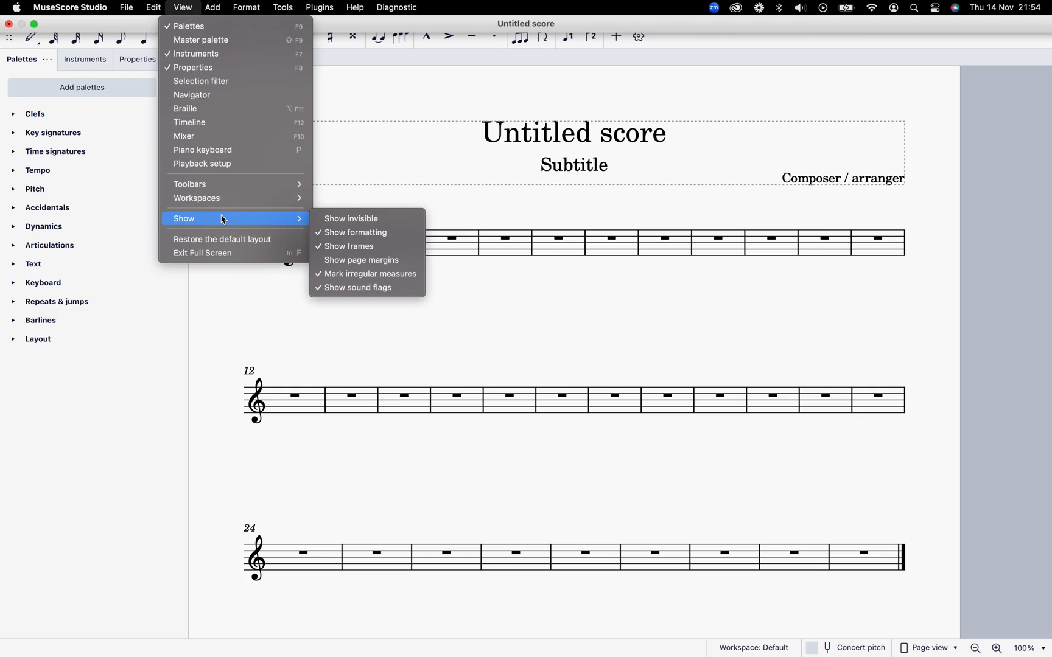  What do you see at coordinates (997, 647) in the screenshot?
I see `zoom in` at bounding box center [997, 647].